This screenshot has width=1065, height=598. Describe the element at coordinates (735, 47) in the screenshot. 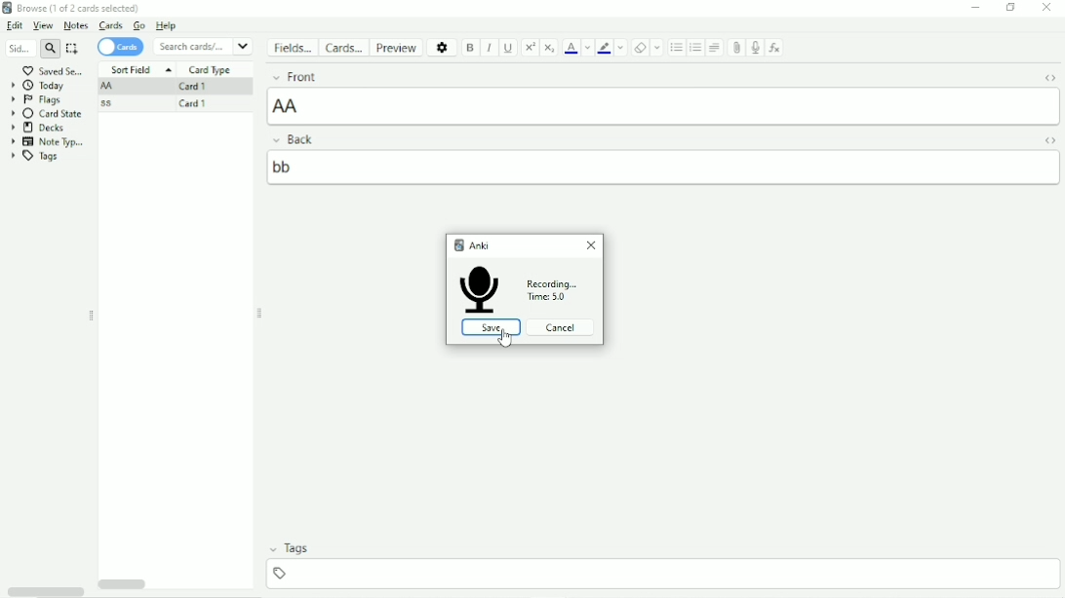

I see `Attach picture/audio/video` at that location.